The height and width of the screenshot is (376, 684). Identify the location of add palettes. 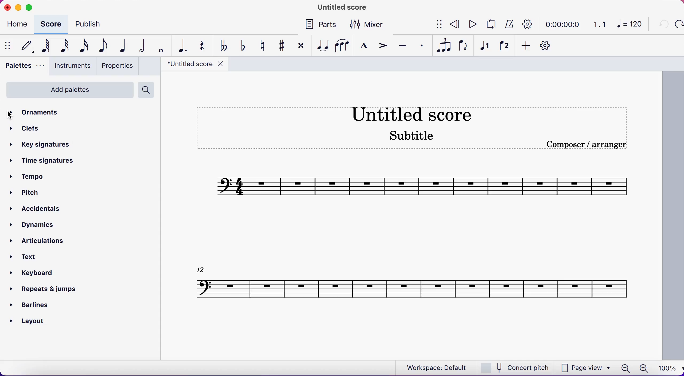
(67, 90).